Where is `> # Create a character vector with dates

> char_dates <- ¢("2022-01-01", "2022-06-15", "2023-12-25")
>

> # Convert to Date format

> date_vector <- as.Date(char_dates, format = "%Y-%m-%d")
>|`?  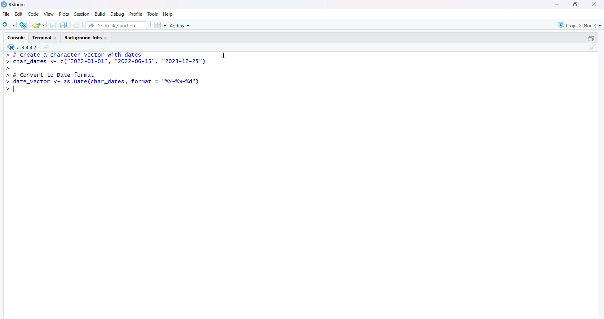 > # Create a character vector with dates

> char_dates <- ¢("2022-01-01", "2022-06-15", "2023-12-25")
>

> # Convert to Date format

> date_vector <- as.Date(char_dates, format = "%Y-%m-%d")
>| is located at coordinates (106, 75).